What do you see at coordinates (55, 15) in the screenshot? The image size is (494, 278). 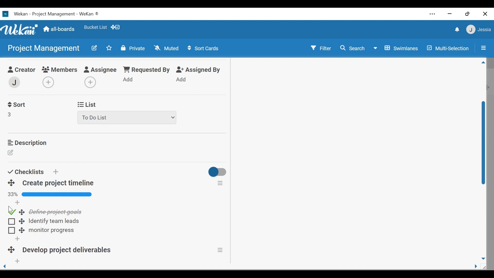 I see `Wekan Desktop icon` at bounding box center [55, 15].